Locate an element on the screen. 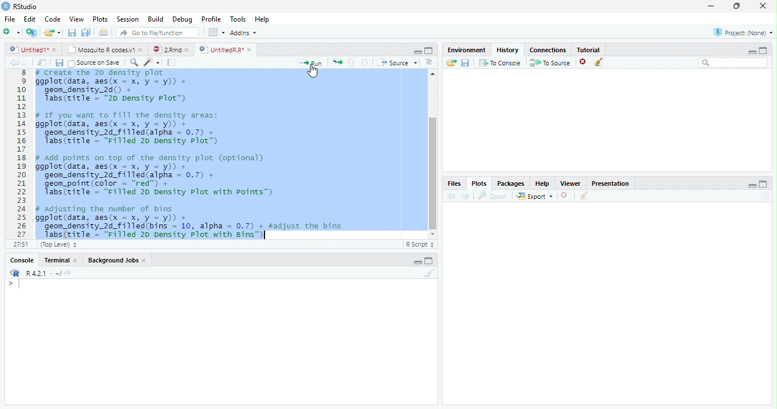  View is located at coordinates (76, 19).